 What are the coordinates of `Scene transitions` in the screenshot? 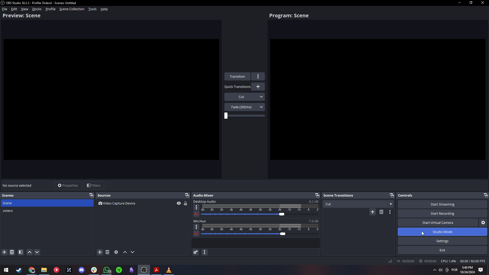 It's located at (355, 195).